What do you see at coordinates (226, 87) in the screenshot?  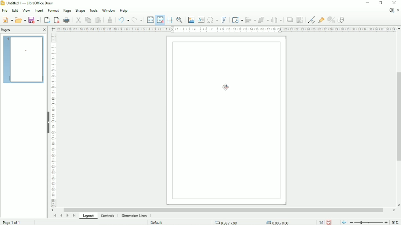 I see `Text box` at bounding box center [226, 87].